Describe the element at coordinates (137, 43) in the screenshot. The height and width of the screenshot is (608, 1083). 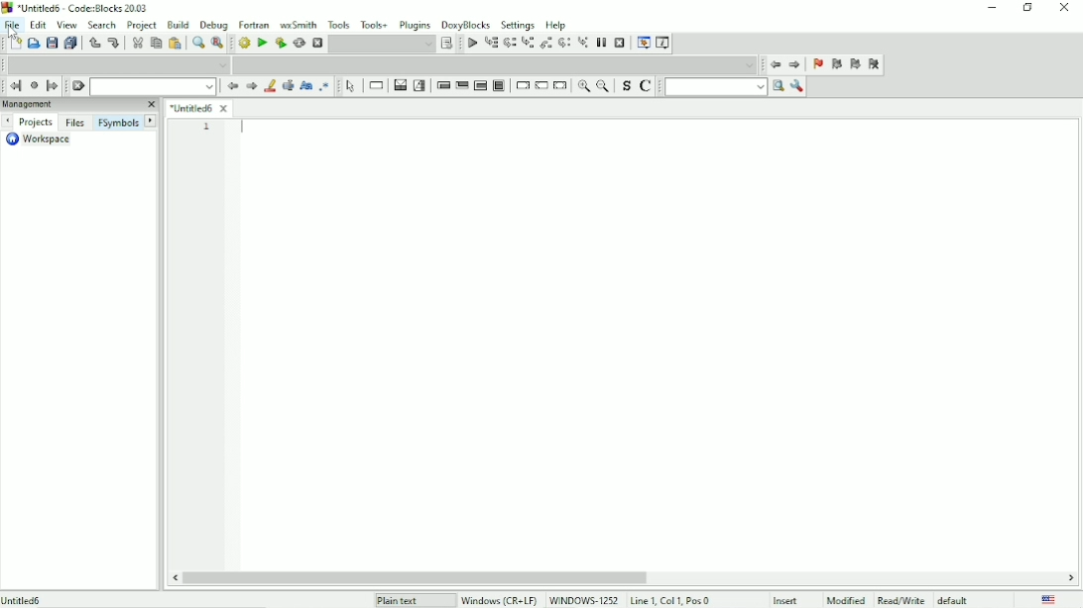
I see `Cut` at that location.